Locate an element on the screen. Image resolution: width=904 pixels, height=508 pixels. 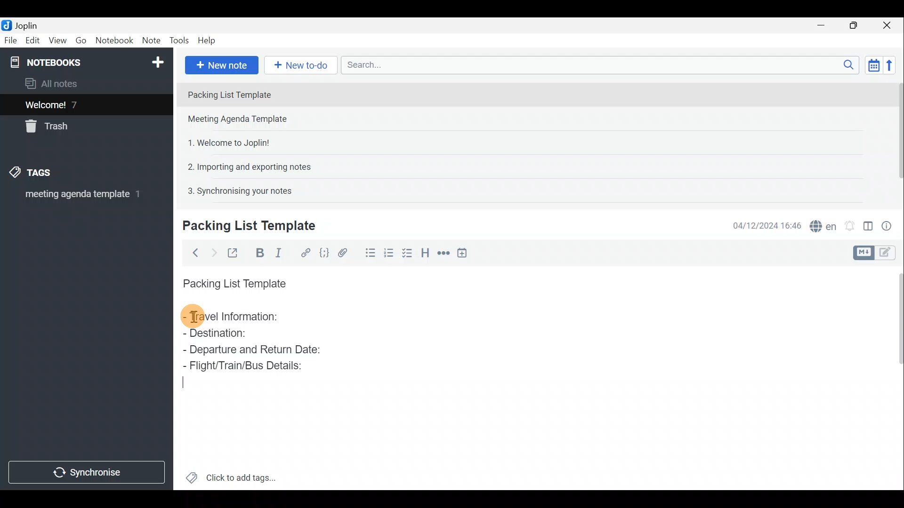
Close is located at coordinates (890, 25).